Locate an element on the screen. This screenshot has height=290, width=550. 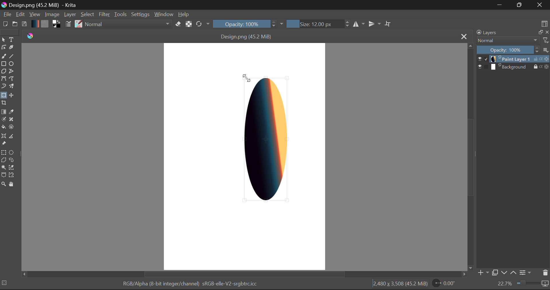
Colorize Mask Tool is located at coordinates (3, 119).